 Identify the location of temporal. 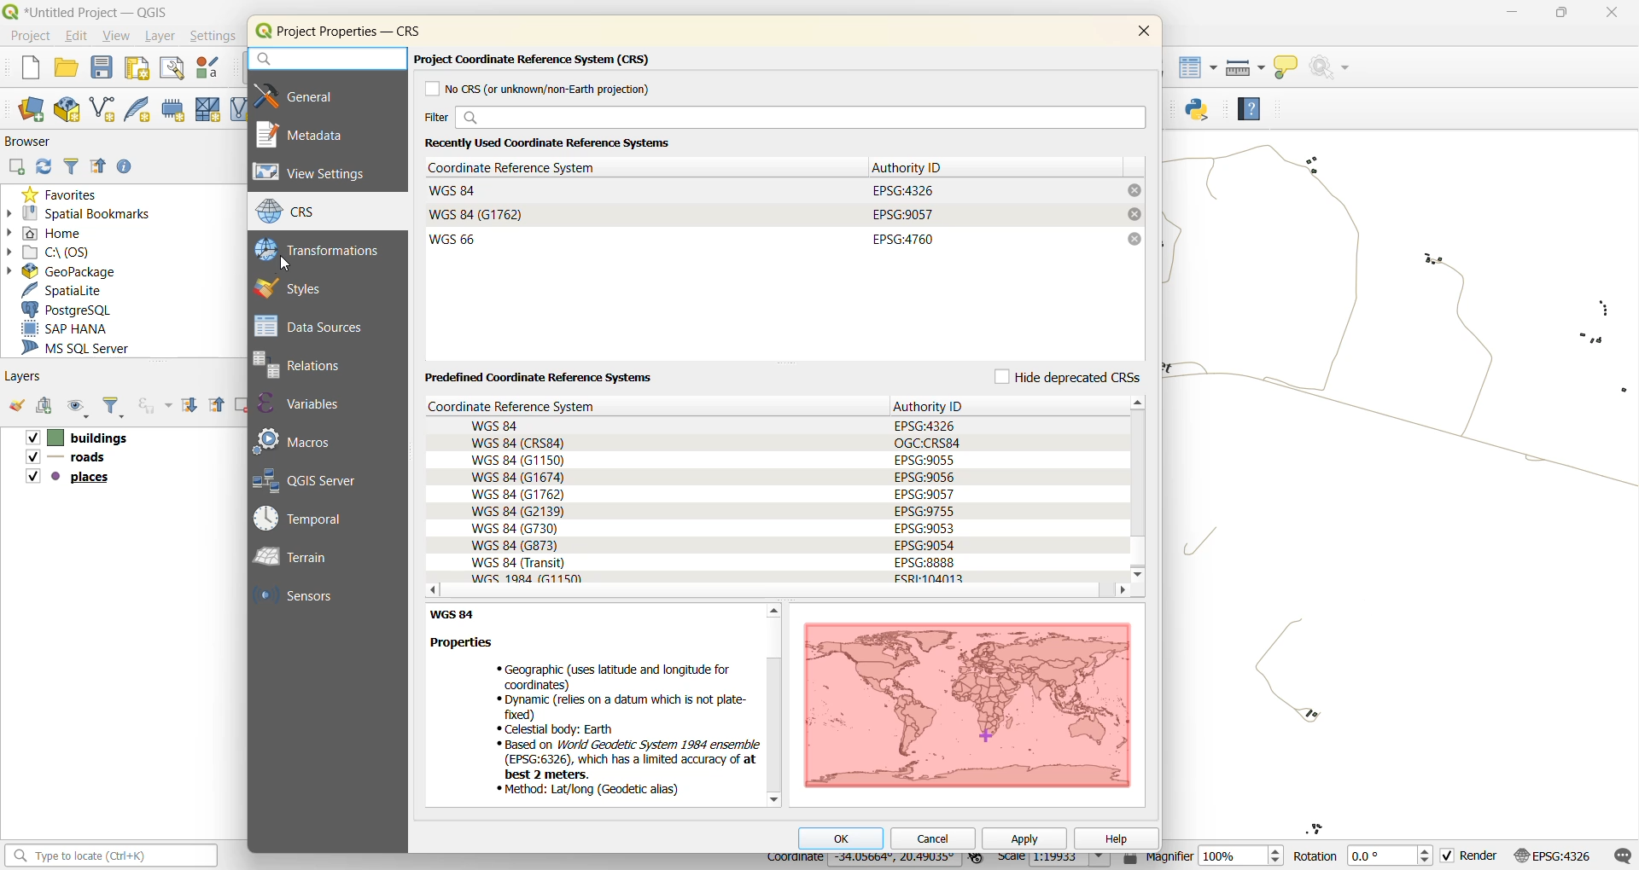
(306, 519).